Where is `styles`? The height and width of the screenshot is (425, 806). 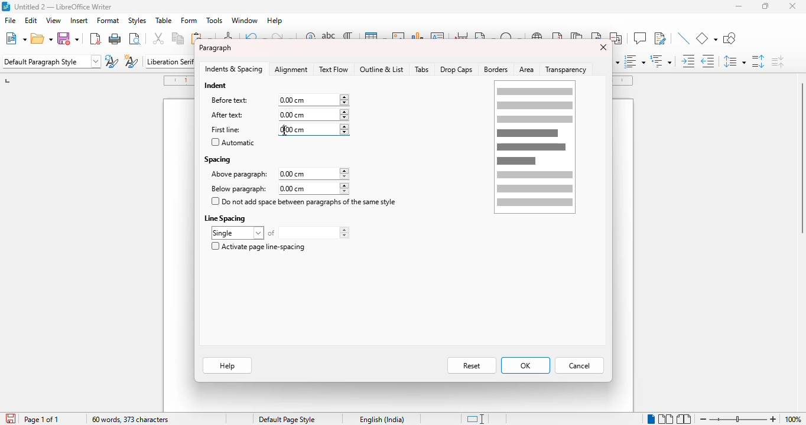 styles is located at coordinates (136, 20).